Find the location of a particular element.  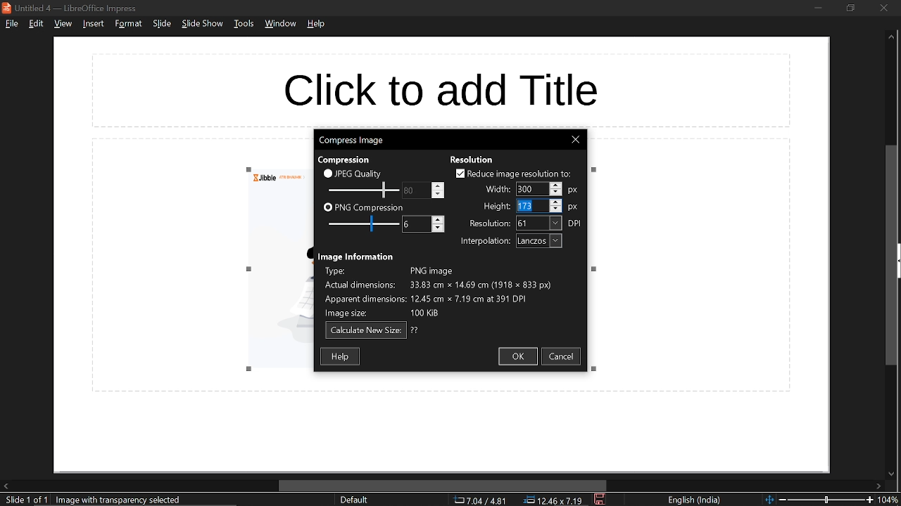

px is located at coordinates (574, 207).